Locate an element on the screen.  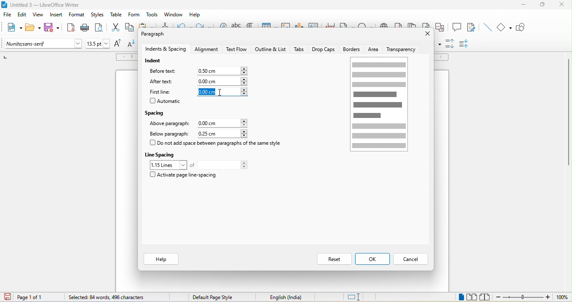
cursor movement is located at coordinates (220, 93).